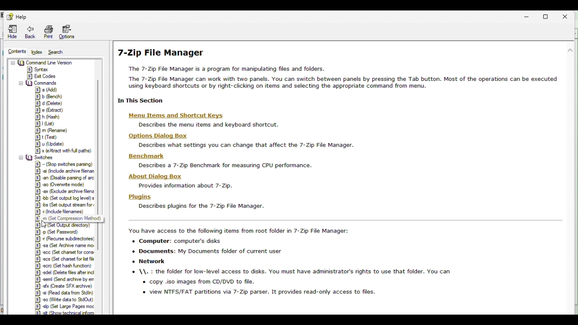 The height and width of the screenshot is (325, 578). What do you see at coordinates (66, 218) in the screenshot?
I see `set compression method` at bounding box center [66, 218].